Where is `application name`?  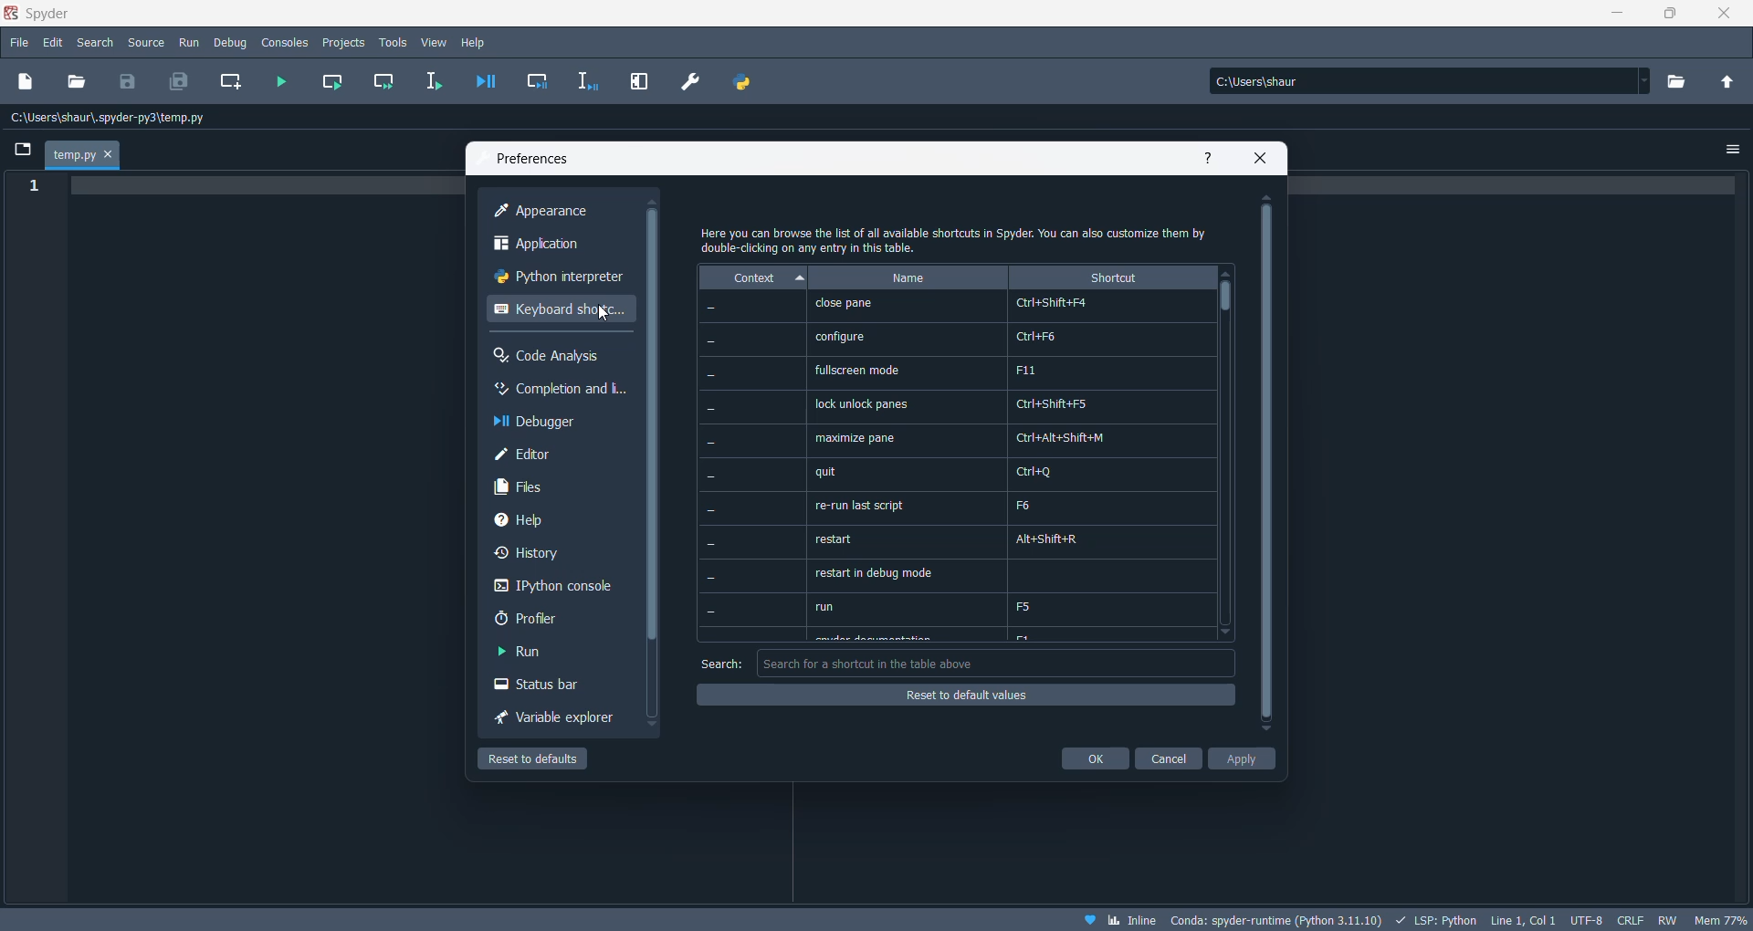 application name is located at coordinates (47, 14).